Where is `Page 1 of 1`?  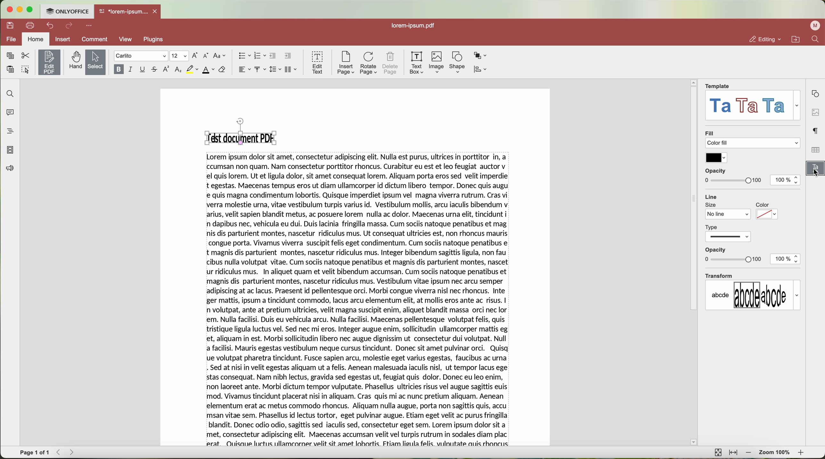
Page 1 of 1 is located at coordinates (35, 453).